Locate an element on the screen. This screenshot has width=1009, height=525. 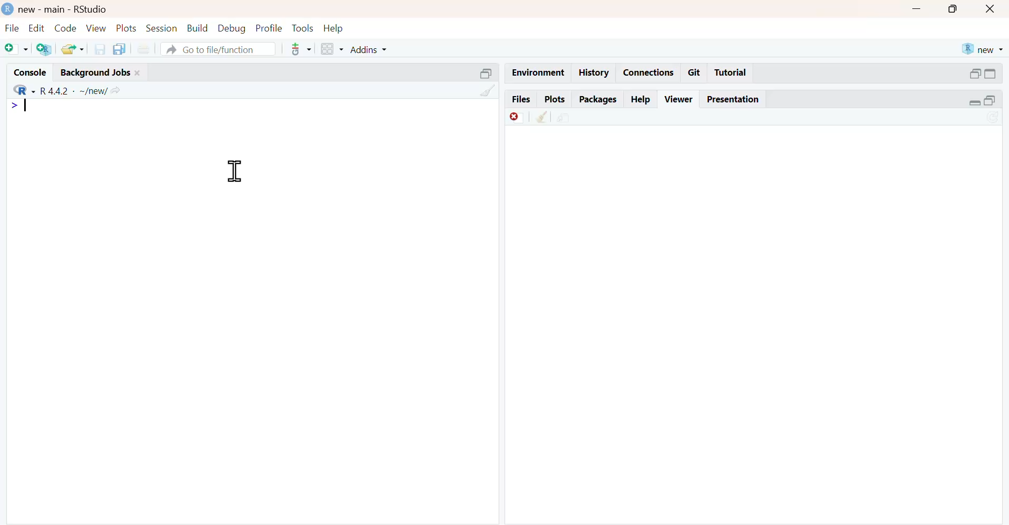
help is located at coordinates (641, 100).